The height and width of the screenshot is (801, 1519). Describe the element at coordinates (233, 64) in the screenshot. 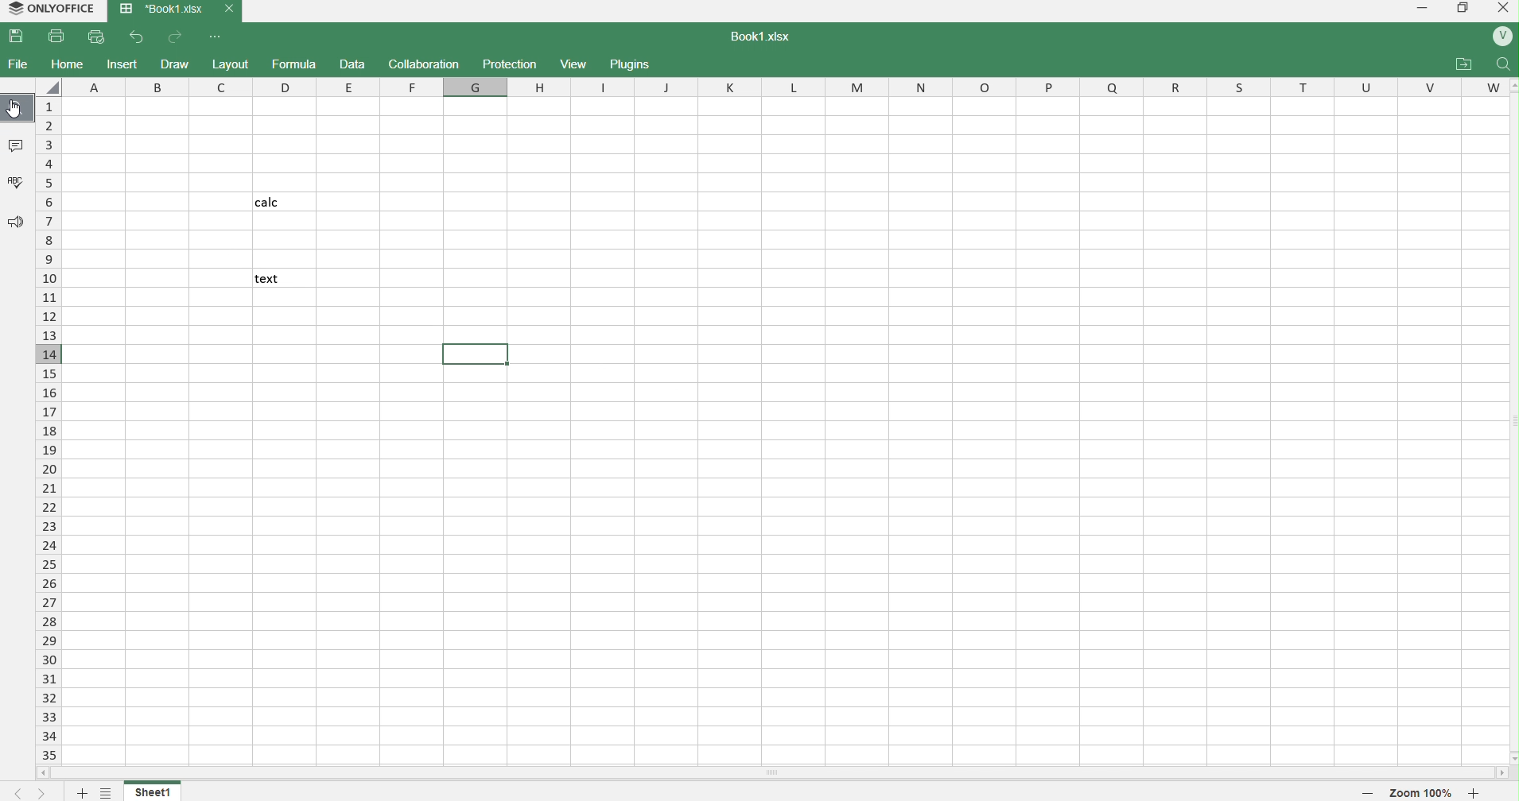

I see `layout` at that location.